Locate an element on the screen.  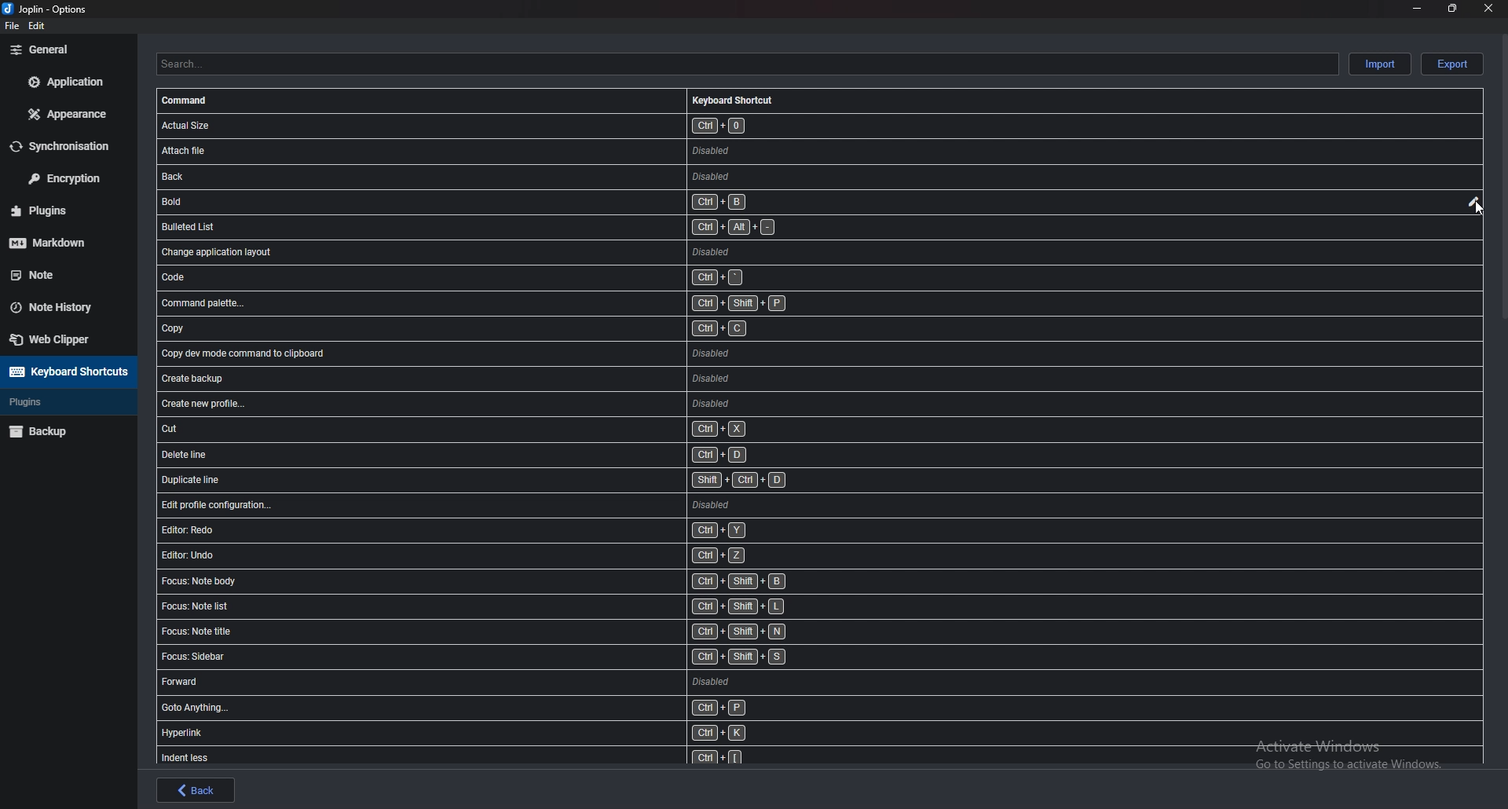
general is located at coordinates (64, 50).